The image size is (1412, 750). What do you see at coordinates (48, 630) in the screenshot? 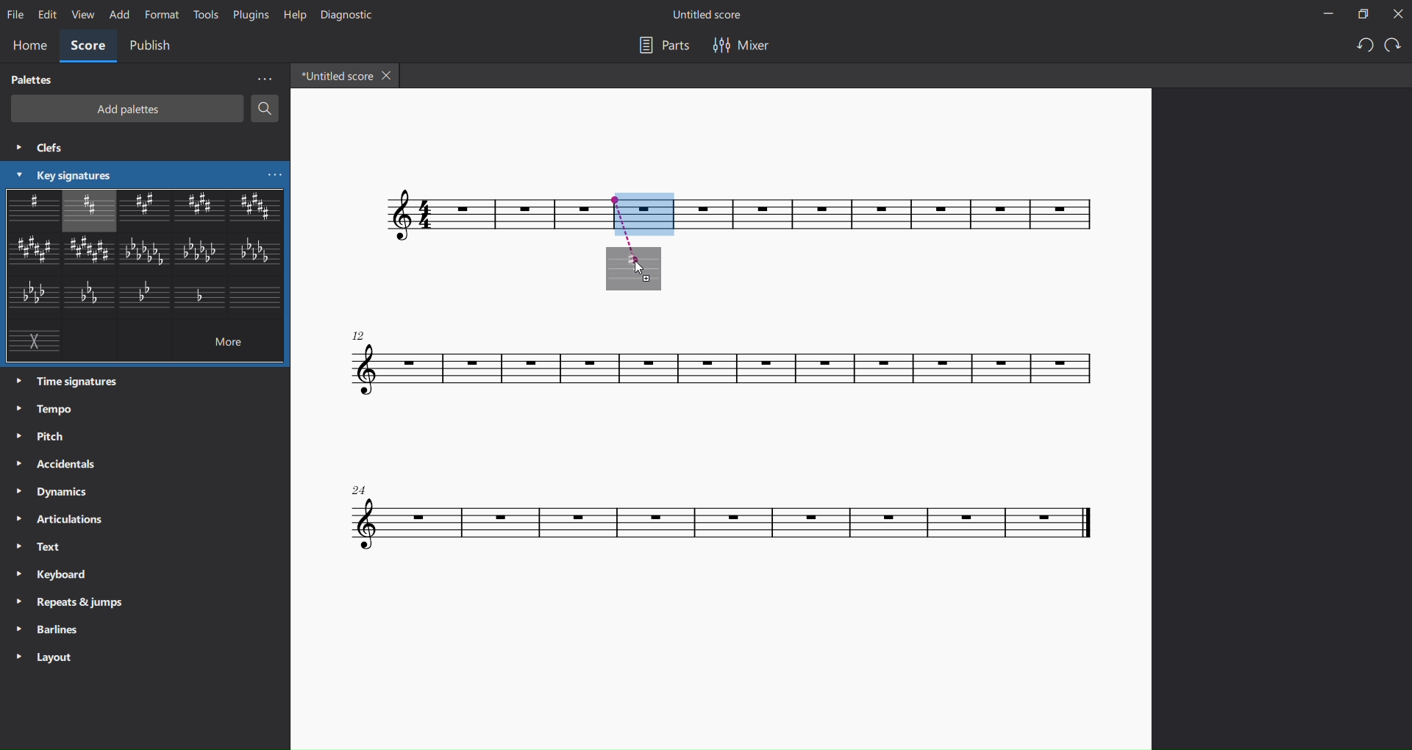
I see `barlines` at bounding box center [48, 630].